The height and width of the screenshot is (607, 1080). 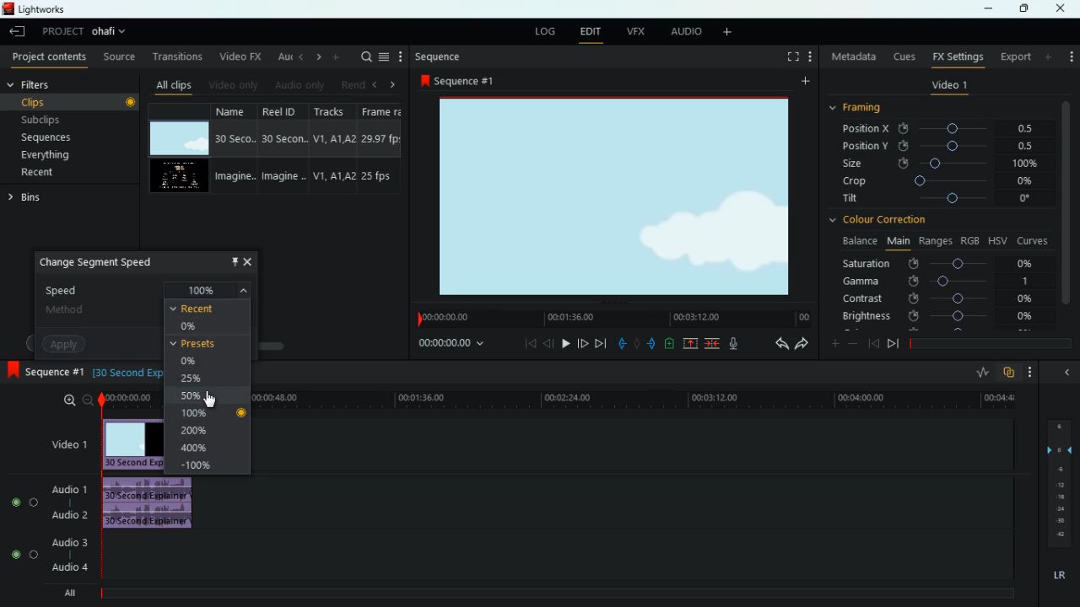 What do you see at coordinates (181, 138) in the screenshot?
I see `video` at bounding box center [181, 138].